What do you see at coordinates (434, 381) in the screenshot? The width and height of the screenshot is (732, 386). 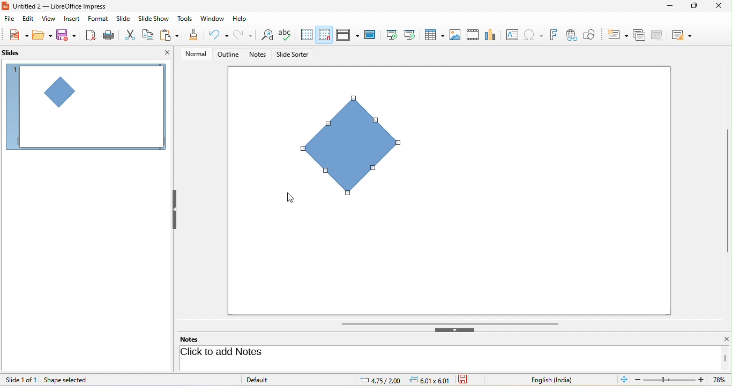 I see `object position-6.01x6.01` at bounding box center [434, 381].